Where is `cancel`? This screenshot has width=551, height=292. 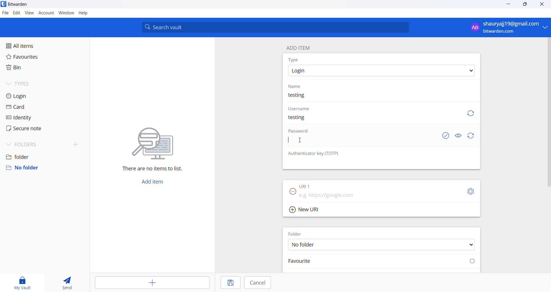
cancel is located at coordinates (257, 283).